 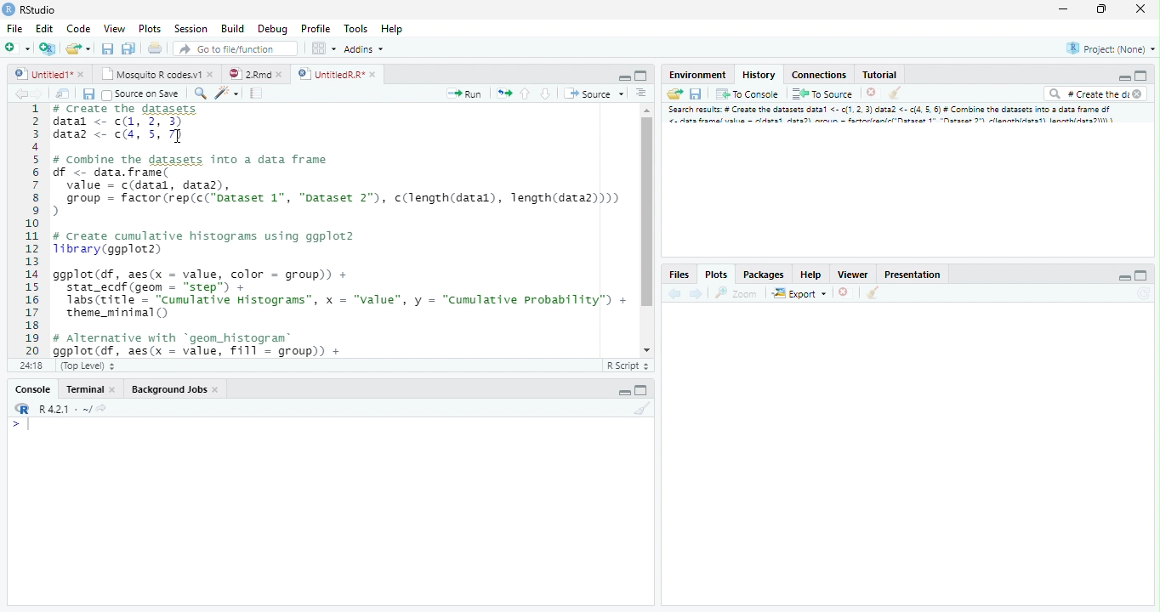 What do you see at coordinates (880, 75) in the screenshot?
I see `Tutorial` at bounding box center [880, 75].